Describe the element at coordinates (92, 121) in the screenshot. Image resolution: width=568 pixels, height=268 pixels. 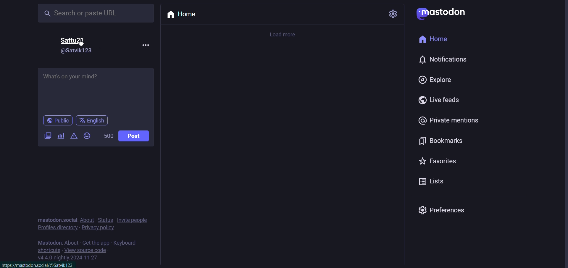
I see `english` at that location.